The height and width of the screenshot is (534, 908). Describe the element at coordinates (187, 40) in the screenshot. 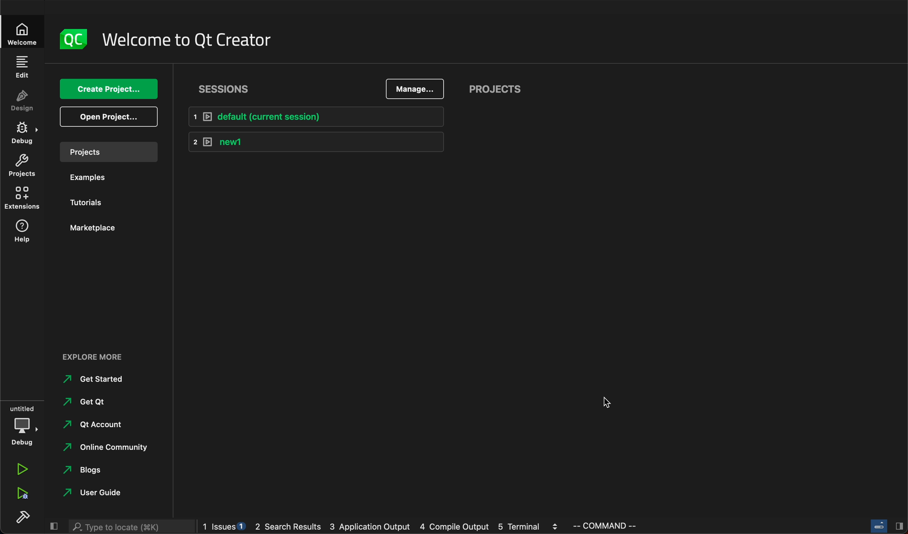

I see `welcome` at that location.